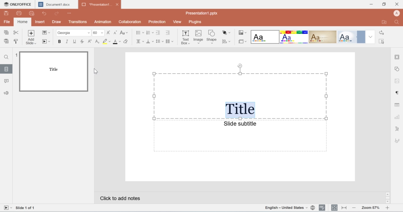  I want to click on cursor, so click(382, 42).